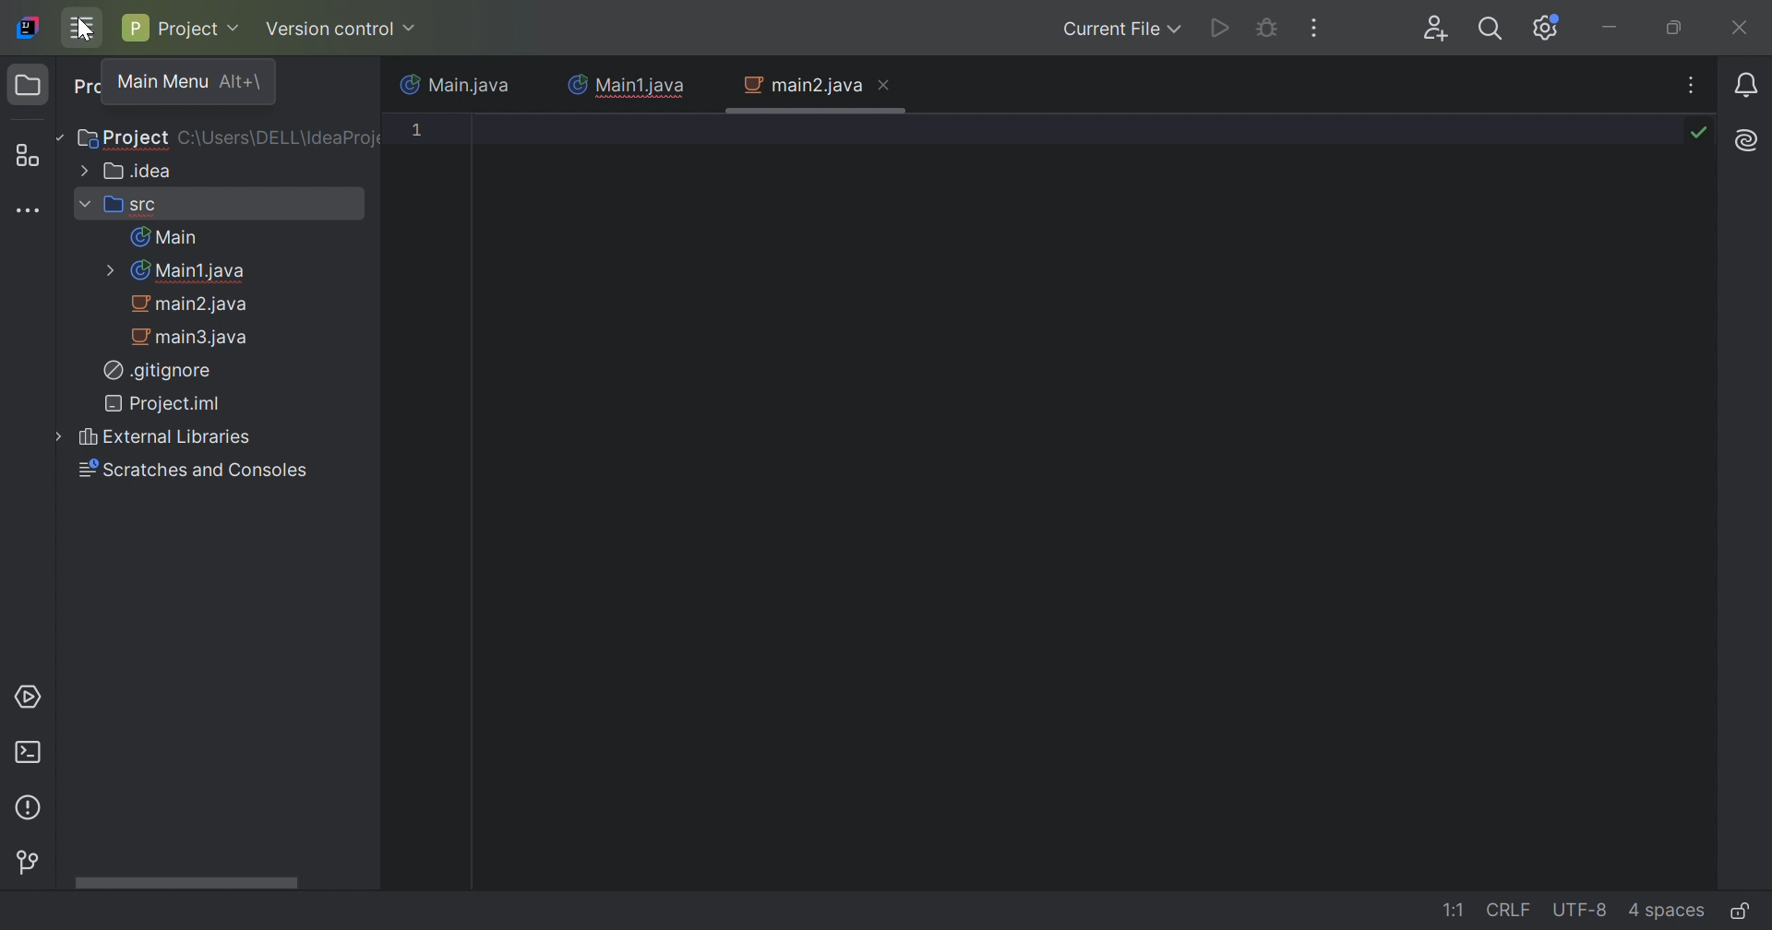 This screenshot has height=930, width=1772. Describe the element at coordinates (1219, 30) in the screenshot. I see `Run` at that location.